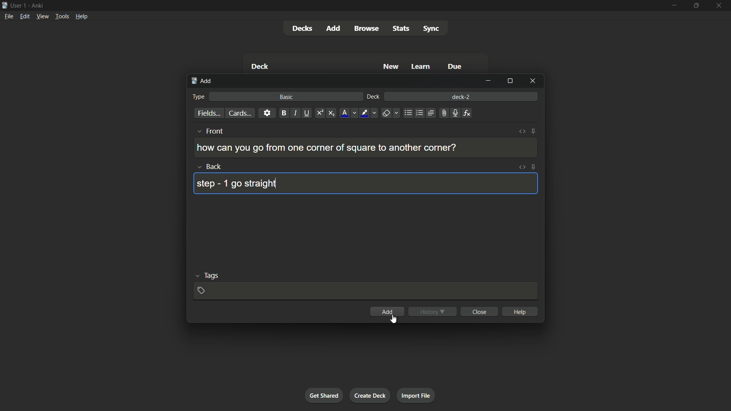 The height and width of the screenshot is (411, 731). Describe the element at coordinates (533, 167) in the screenshot. I see `toggle sticky` at that location.